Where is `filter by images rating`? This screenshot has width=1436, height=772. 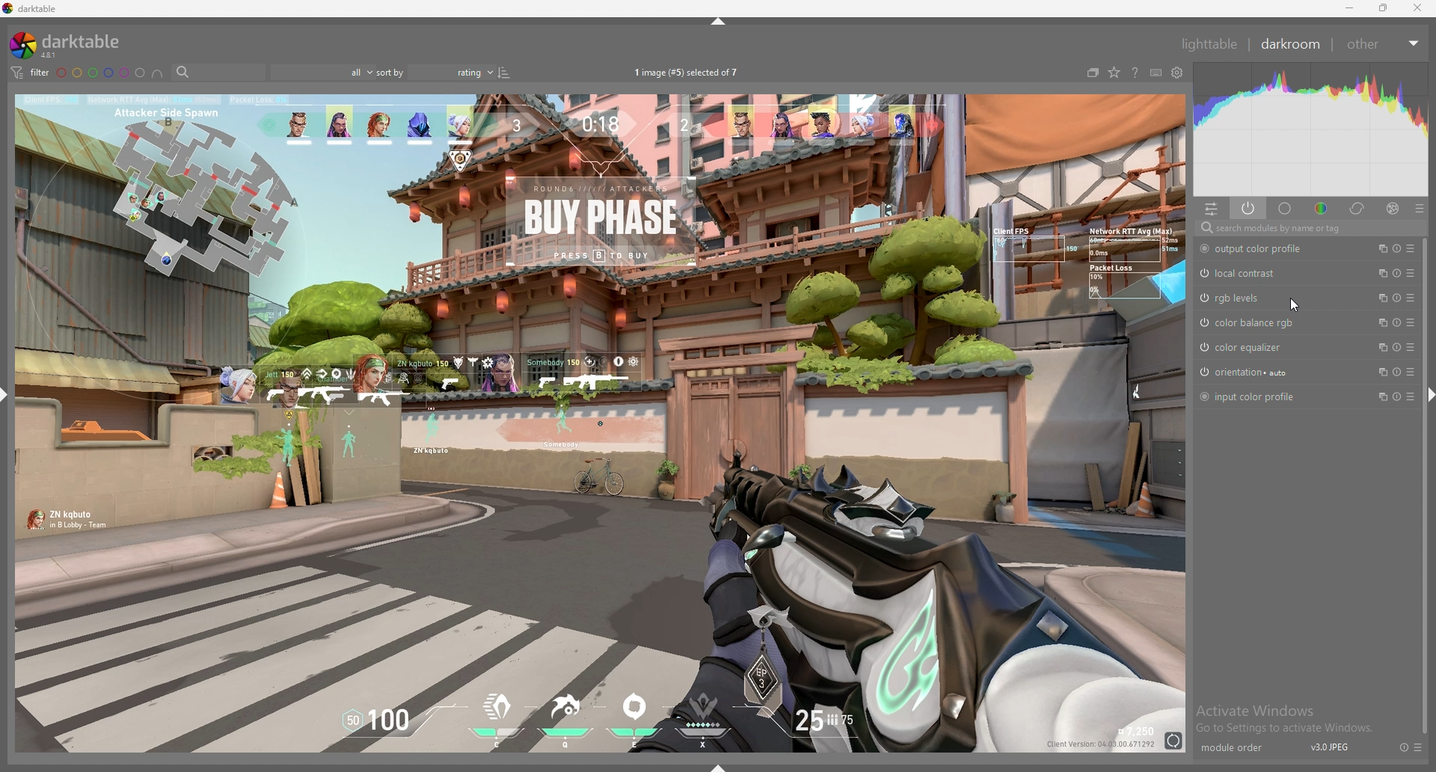
filter by images rating is located at coordinates (322, 72).